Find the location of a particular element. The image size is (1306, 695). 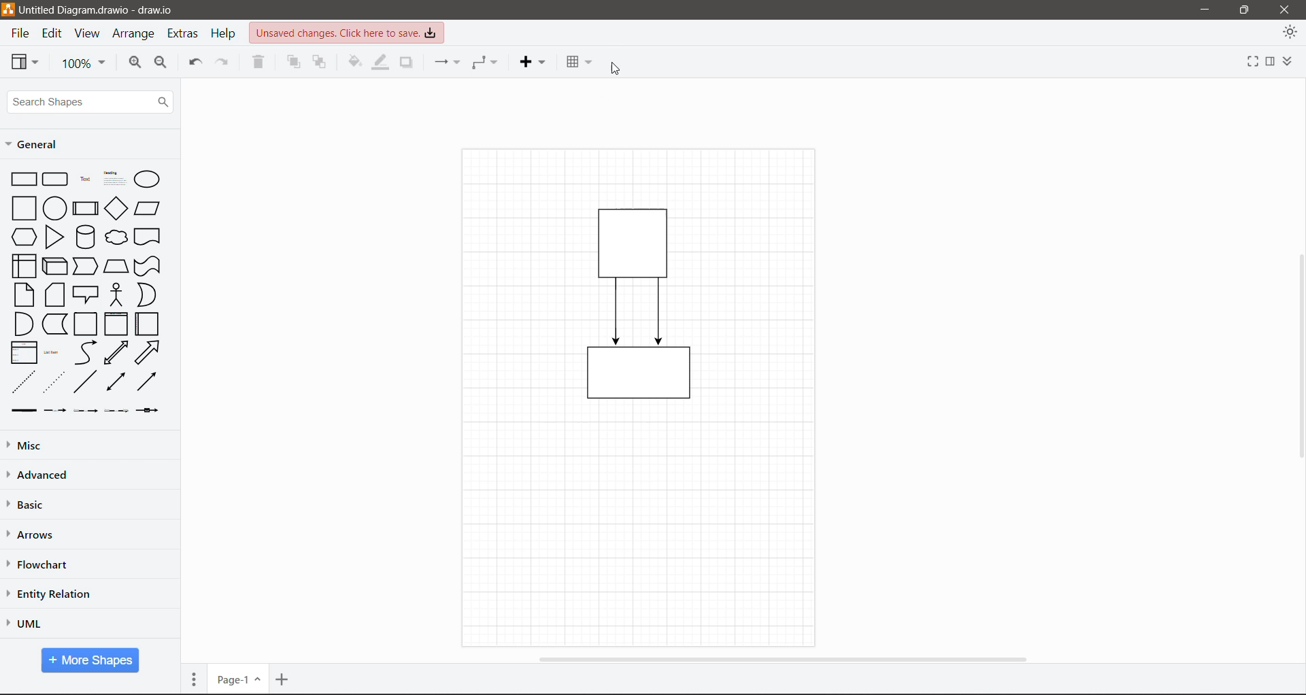

connector with 3 labels is located at coordinates (117, 411).